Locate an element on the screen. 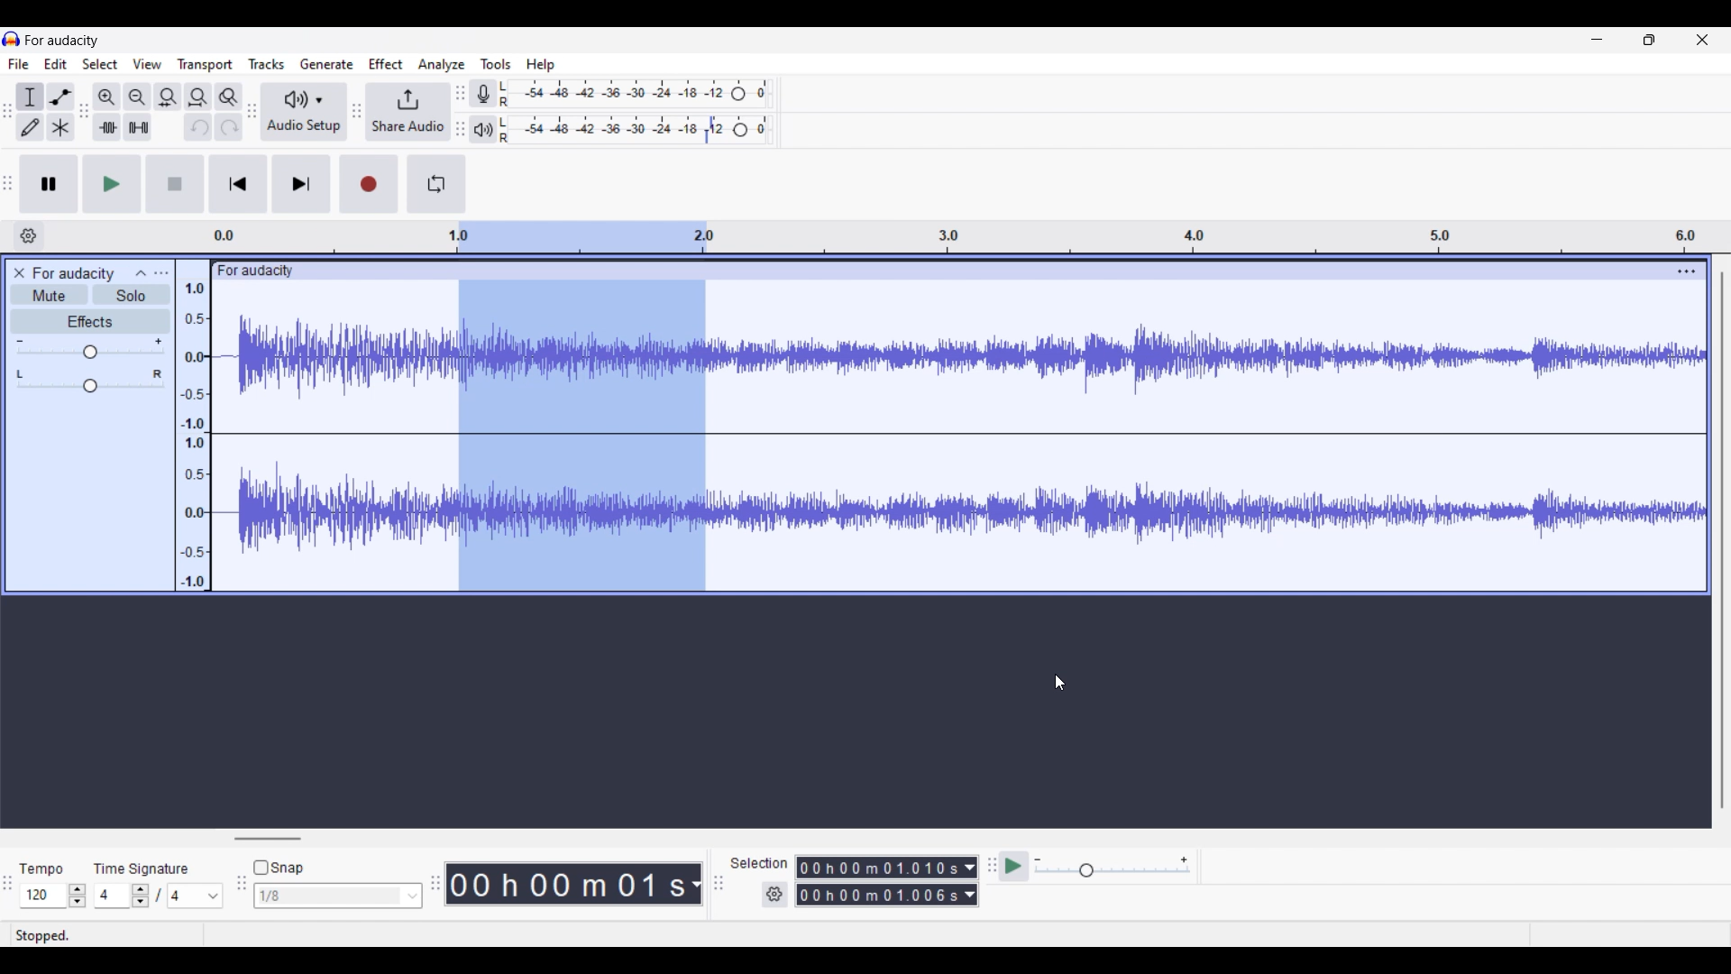 The height and width of the screenshot is (974, 1731). Cursor is located at coordinates (1059, 683).